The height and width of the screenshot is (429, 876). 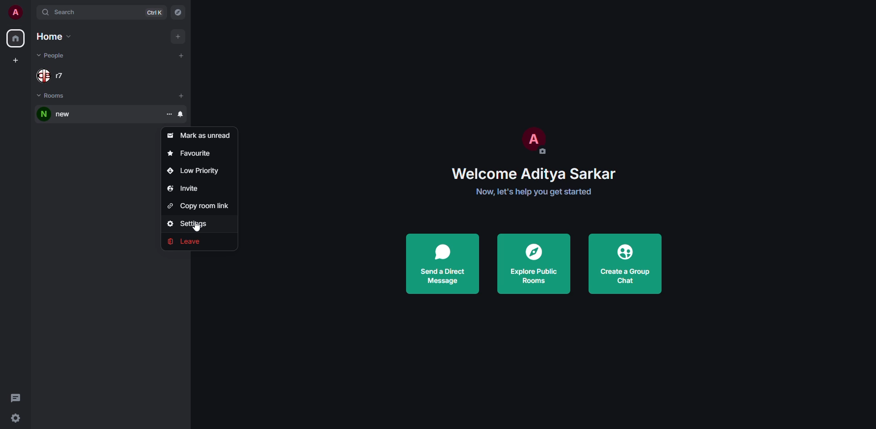 I want to click on explore public rooms, so click(x=533, y=264).